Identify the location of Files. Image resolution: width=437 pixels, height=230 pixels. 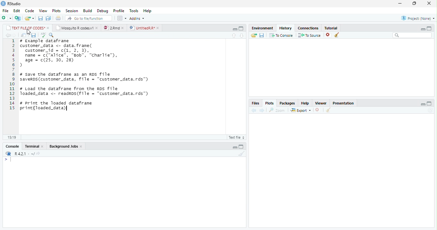
(255, 103).